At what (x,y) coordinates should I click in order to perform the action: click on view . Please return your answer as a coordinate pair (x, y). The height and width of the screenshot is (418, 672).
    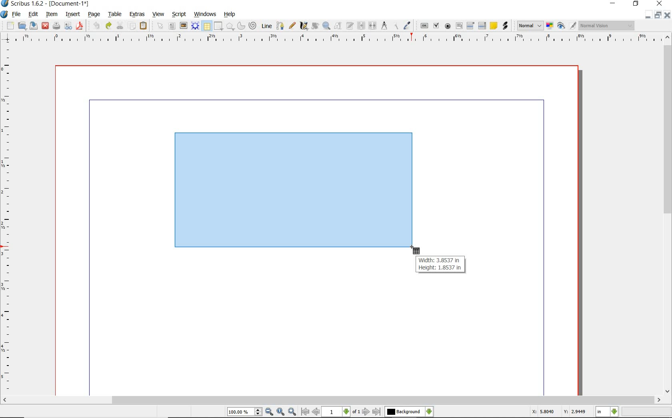
    Looking at the image, I should click on (160, 14).